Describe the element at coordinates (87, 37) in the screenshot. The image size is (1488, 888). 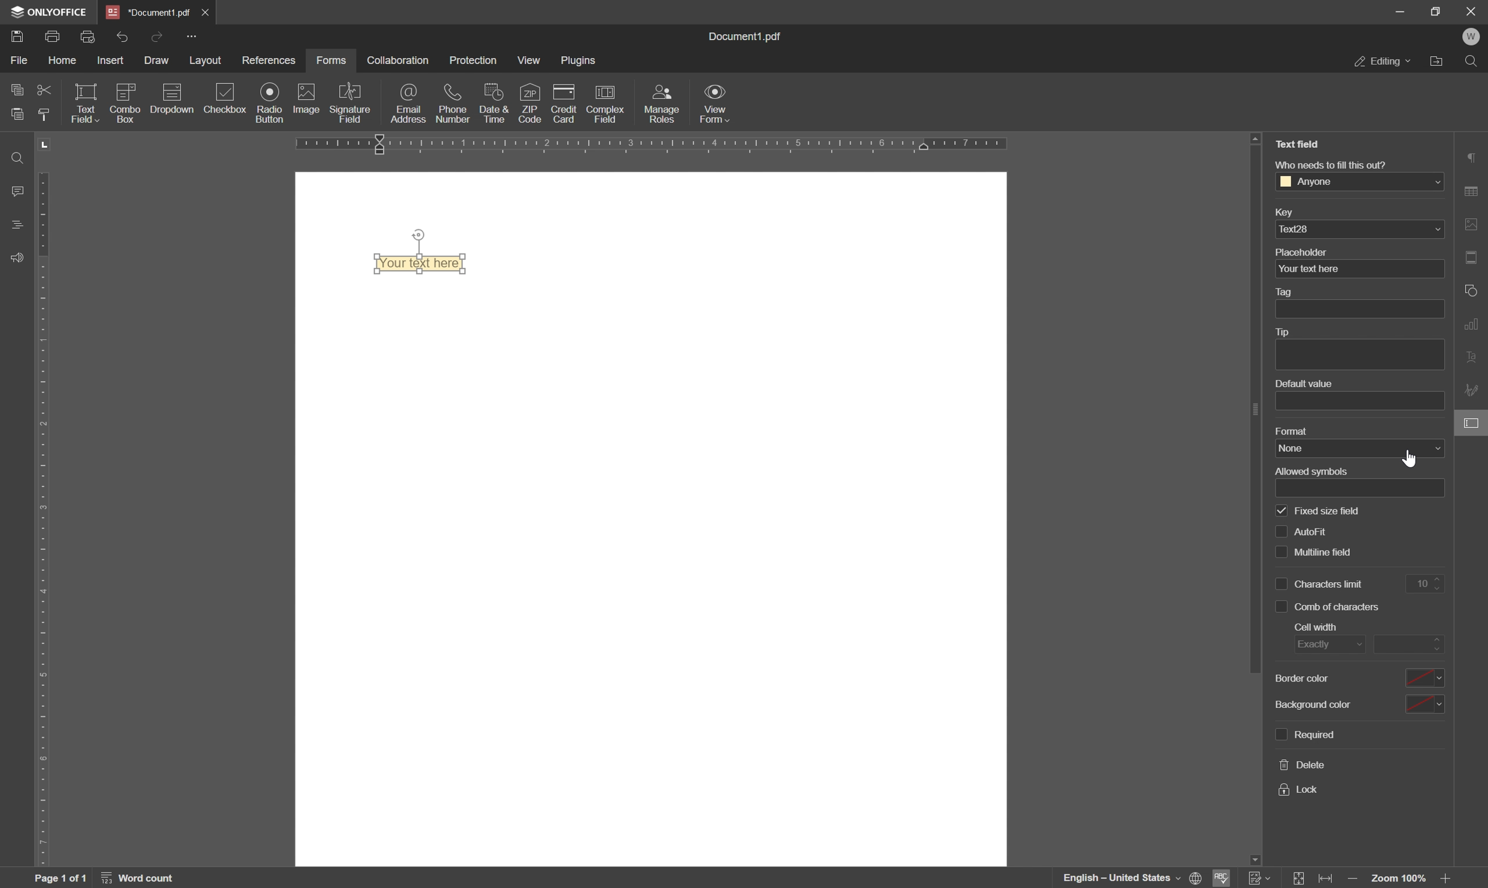
I see `quick print` at that location.